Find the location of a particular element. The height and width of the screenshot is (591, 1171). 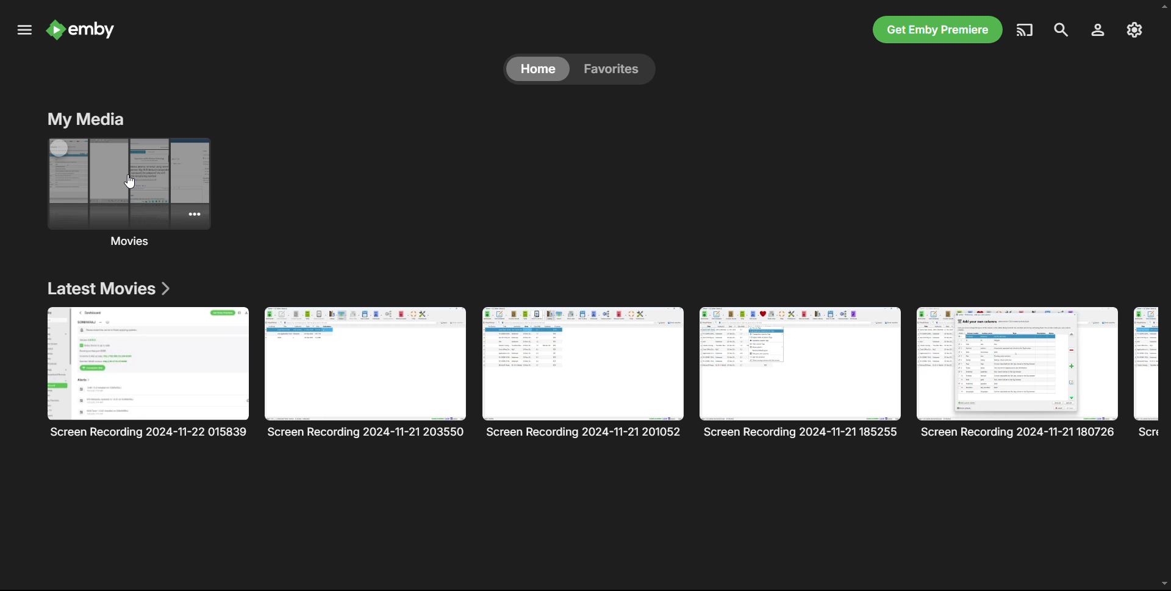

cursor is located at coordinates (134, 180).